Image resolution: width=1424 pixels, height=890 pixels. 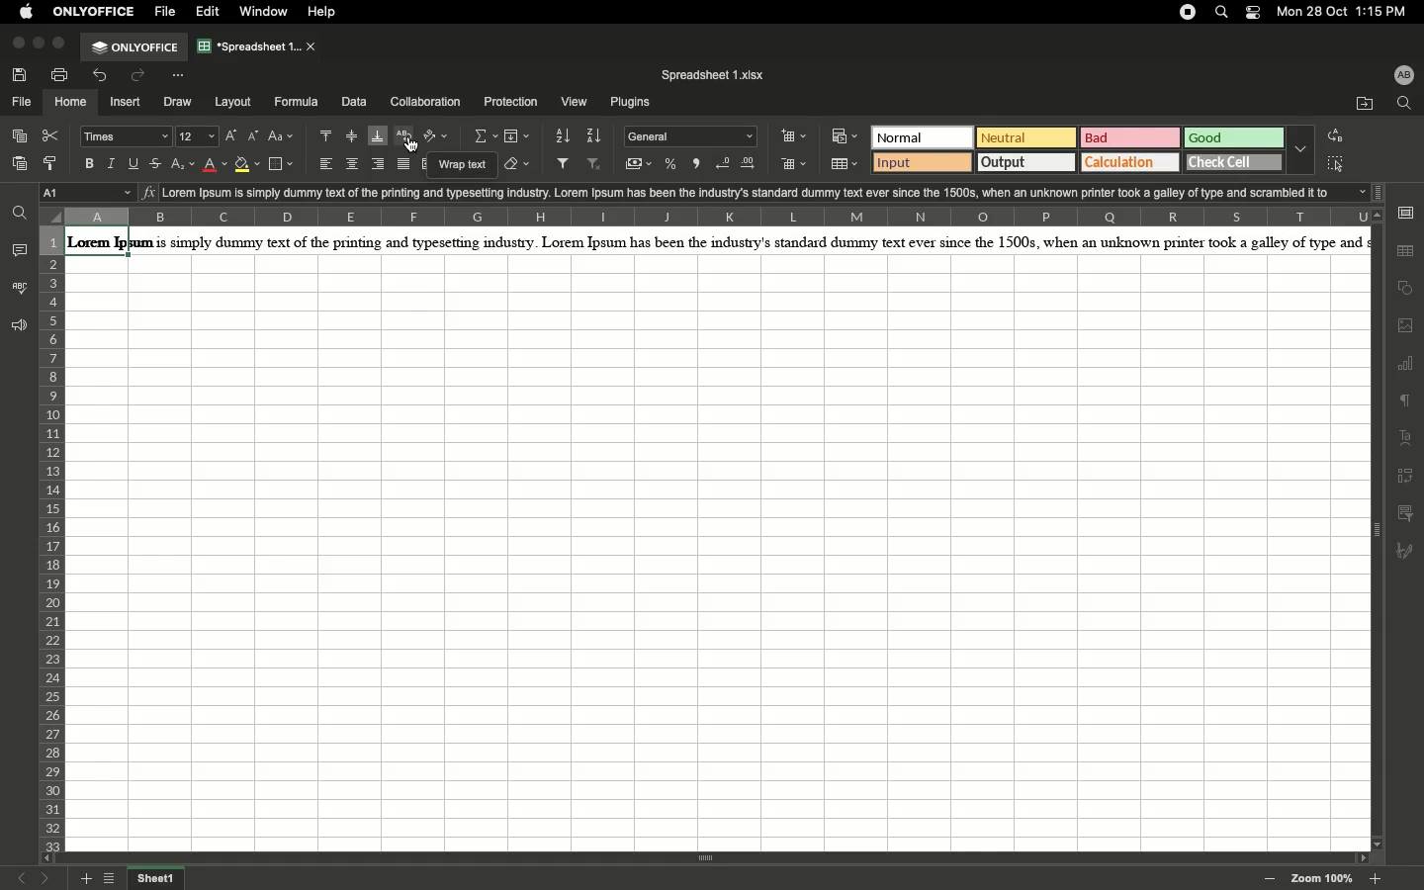 What do you see at coordinates (692, 136) in the screenshot?
I see `Number format ` at bounding box center [692, 136].